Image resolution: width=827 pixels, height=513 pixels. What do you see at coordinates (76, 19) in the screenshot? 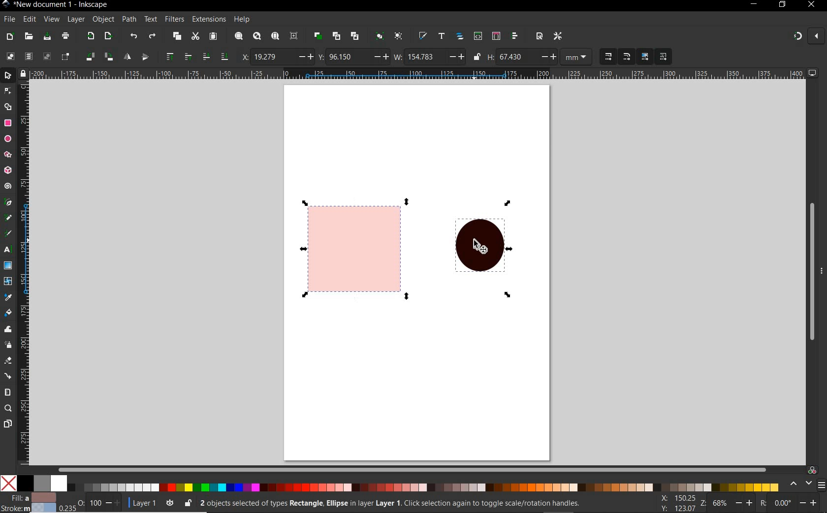
I see `layer` at bounding box center [76, 19].